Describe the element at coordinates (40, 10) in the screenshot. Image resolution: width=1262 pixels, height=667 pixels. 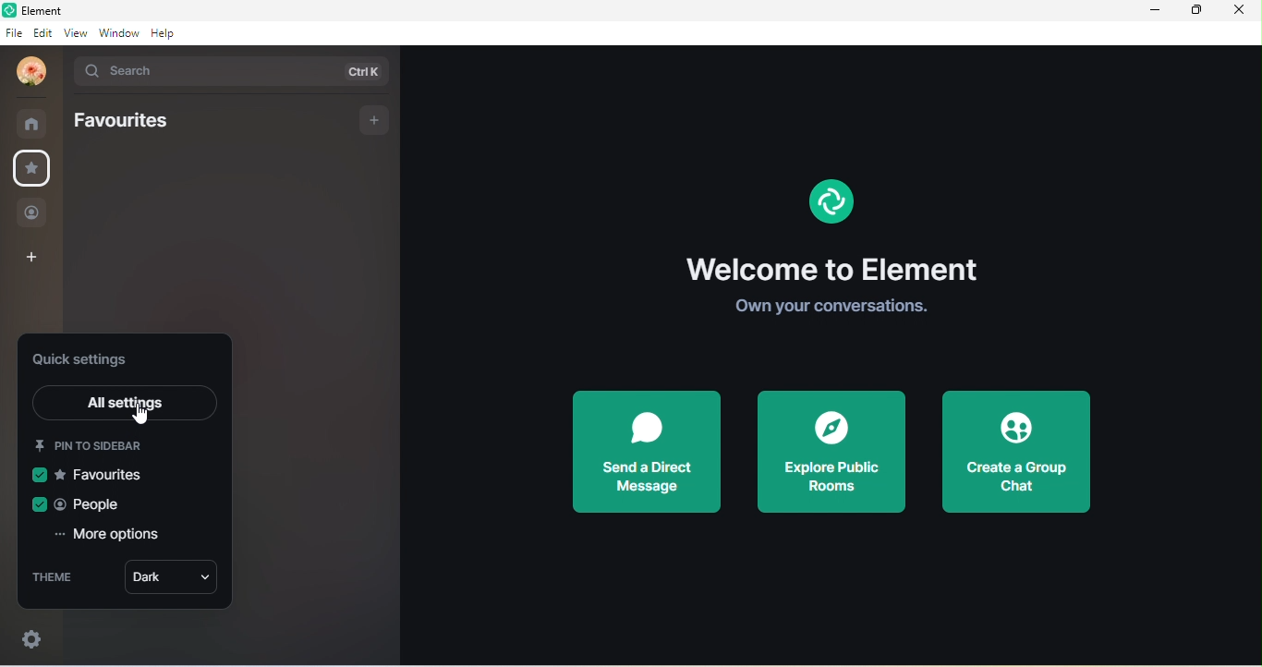
I see `Element` at that location.